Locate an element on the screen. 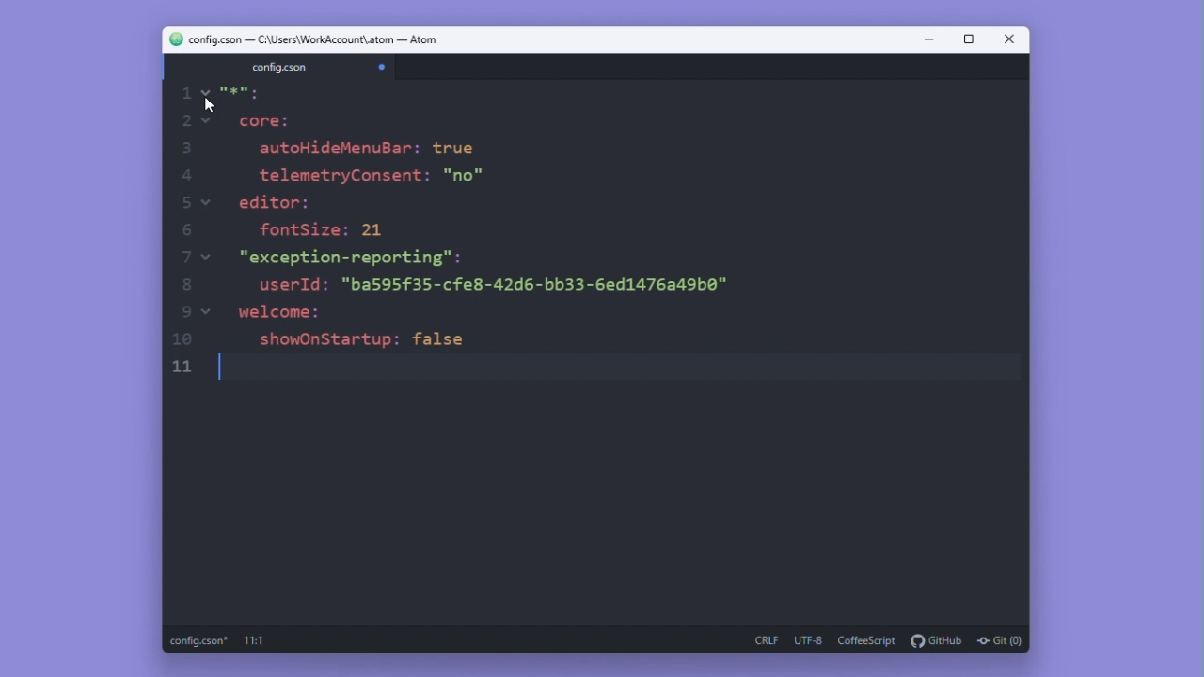 Image resolution: width=1204 pixels, height=677 pixels. minimize is located at coordinates (927, 40).